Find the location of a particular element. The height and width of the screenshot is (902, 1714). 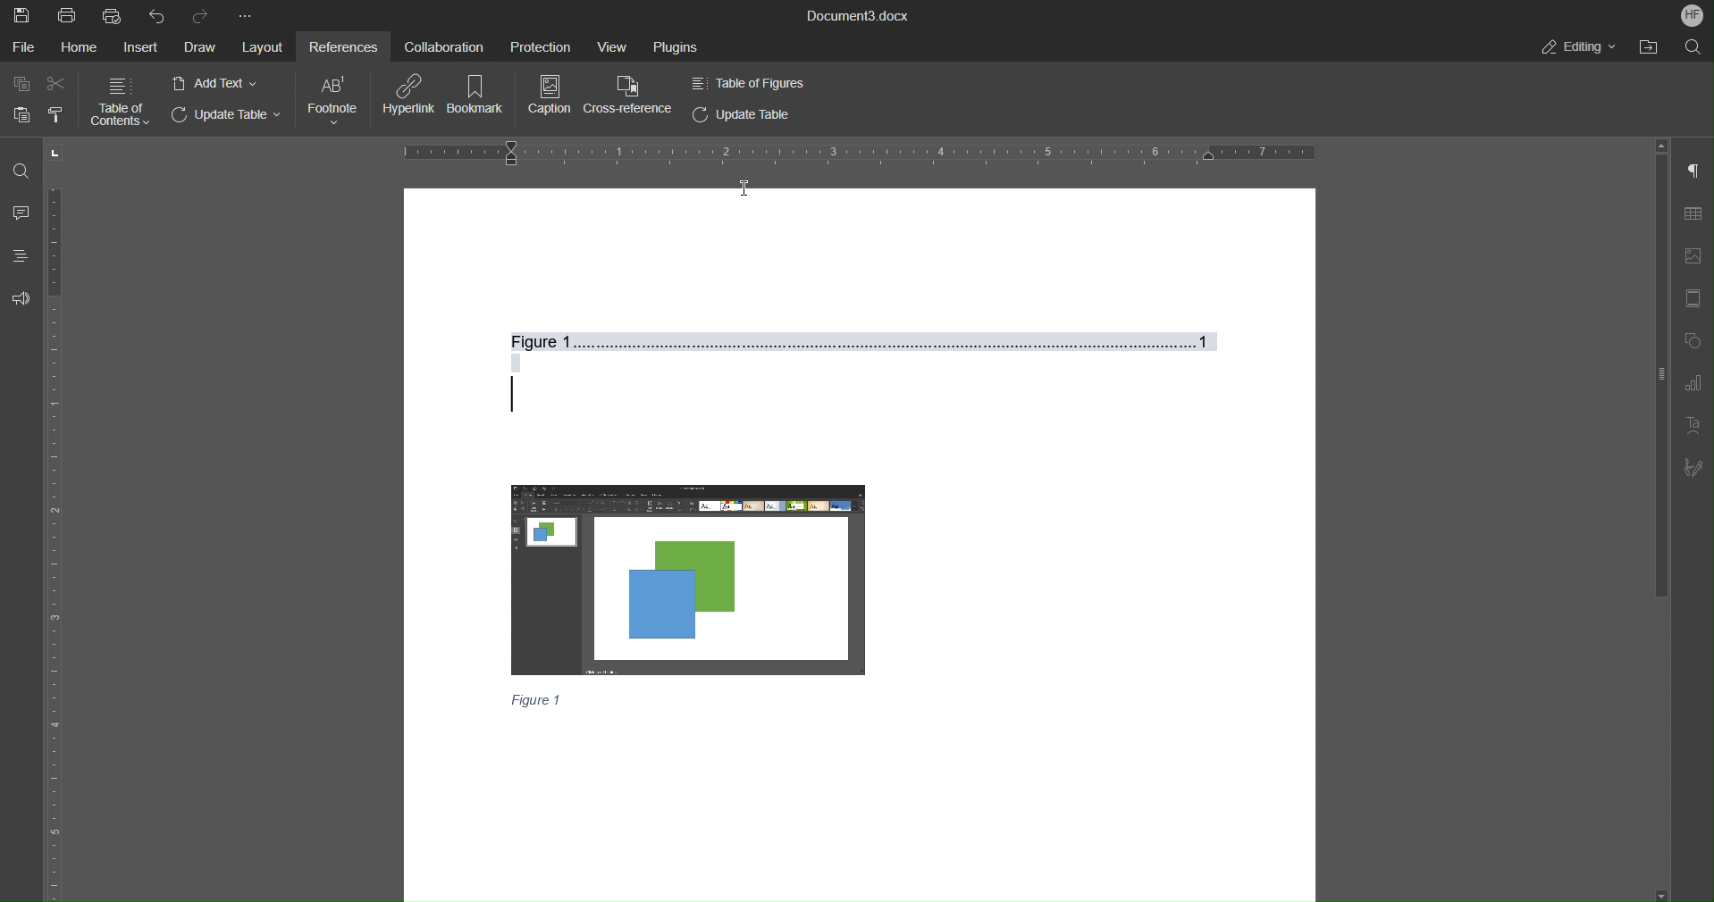

Paragraph Settings is located at coordinates (1693, 173).